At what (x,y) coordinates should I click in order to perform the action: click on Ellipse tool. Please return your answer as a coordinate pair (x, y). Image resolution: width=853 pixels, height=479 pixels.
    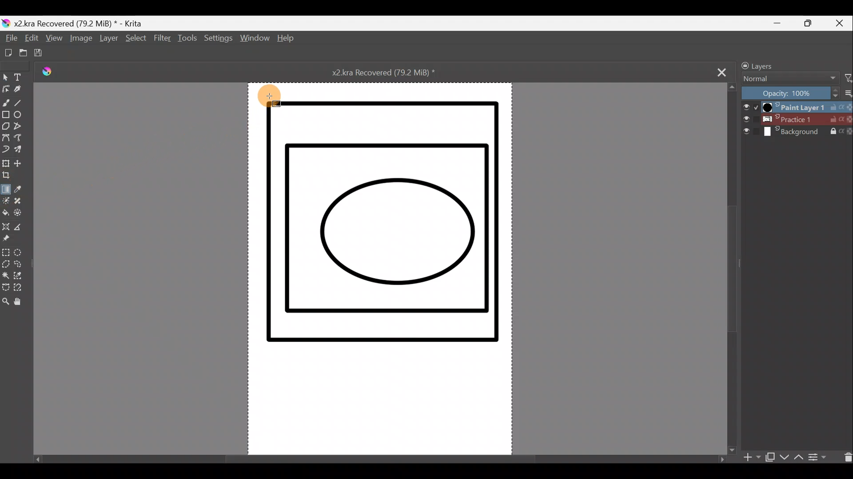
    Looking at the image, I should click on (20, 116).